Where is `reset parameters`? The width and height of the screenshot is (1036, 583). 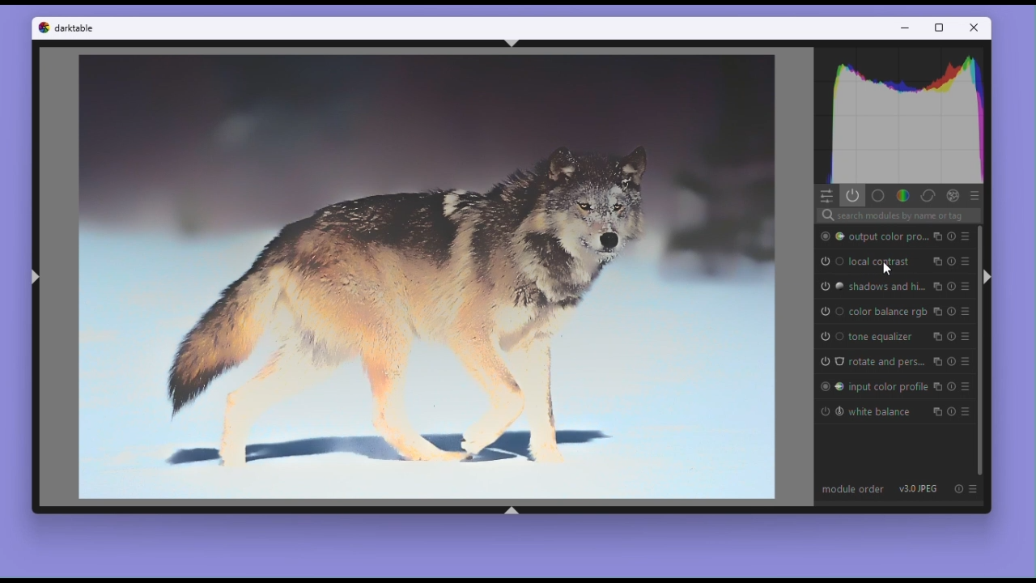
reset parameters is located at coordinates (950, 385).